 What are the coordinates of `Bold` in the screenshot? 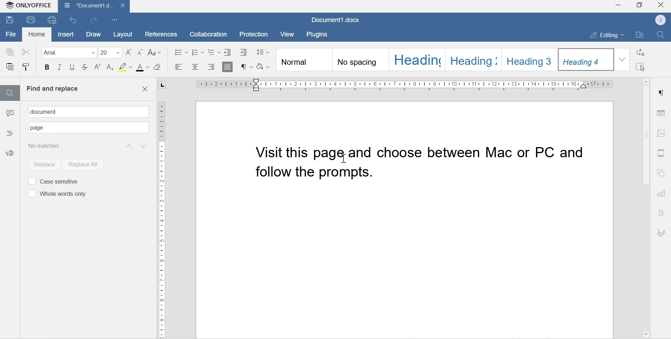 It's located at (47, 68).